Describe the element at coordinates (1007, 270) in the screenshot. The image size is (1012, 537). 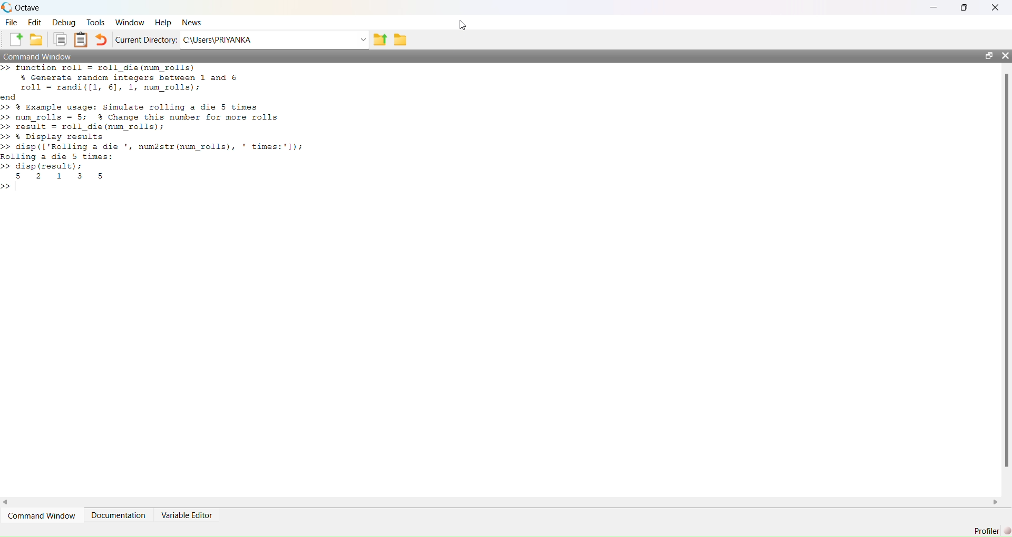
I see `scrollbar` at that location.